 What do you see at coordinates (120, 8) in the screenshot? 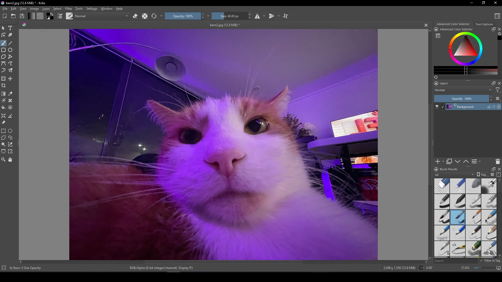
I see `Help` at bounding box center [120, 8].